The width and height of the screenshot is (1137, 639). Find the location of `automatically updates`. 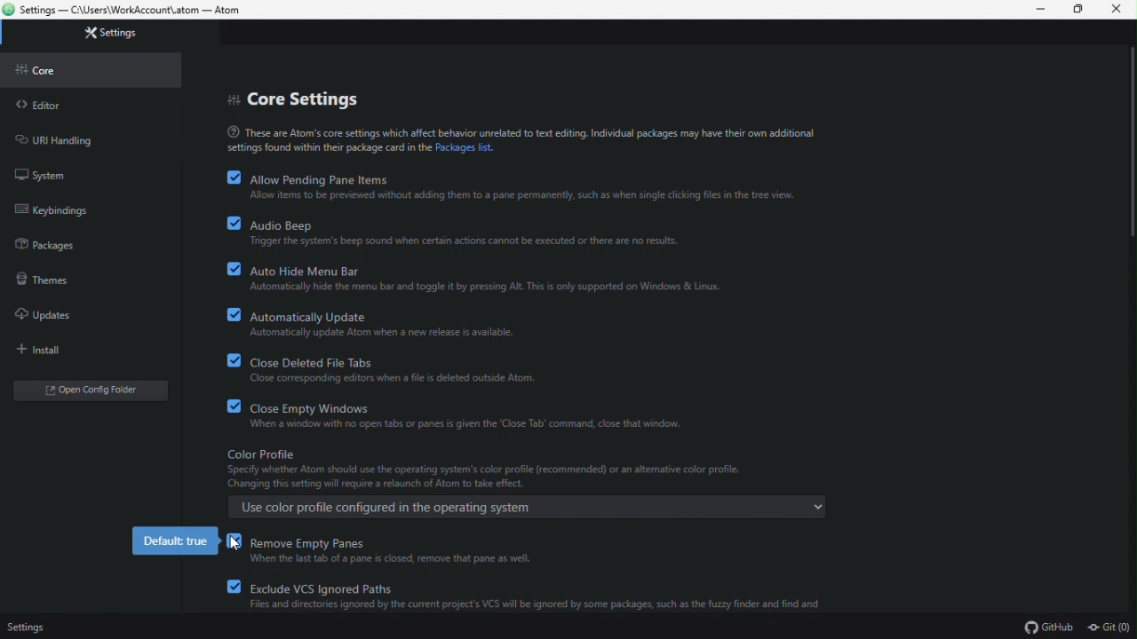

automatically updates is located at coordinates (387, 323).